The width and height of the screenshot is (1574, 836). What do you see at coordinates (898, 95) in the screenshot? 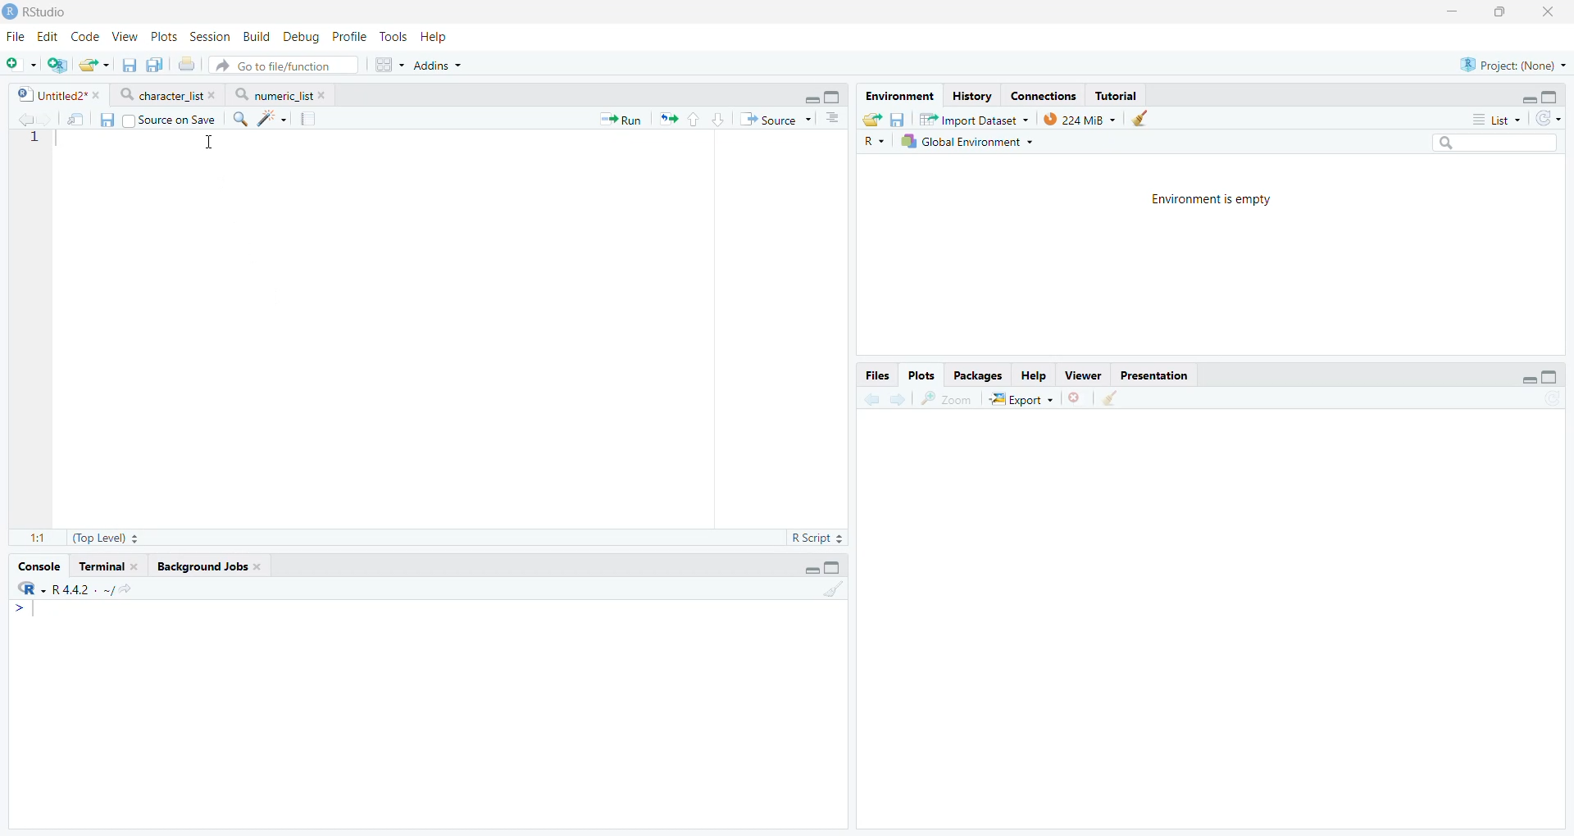
I see `Environment` at bounding box center [898, 95].